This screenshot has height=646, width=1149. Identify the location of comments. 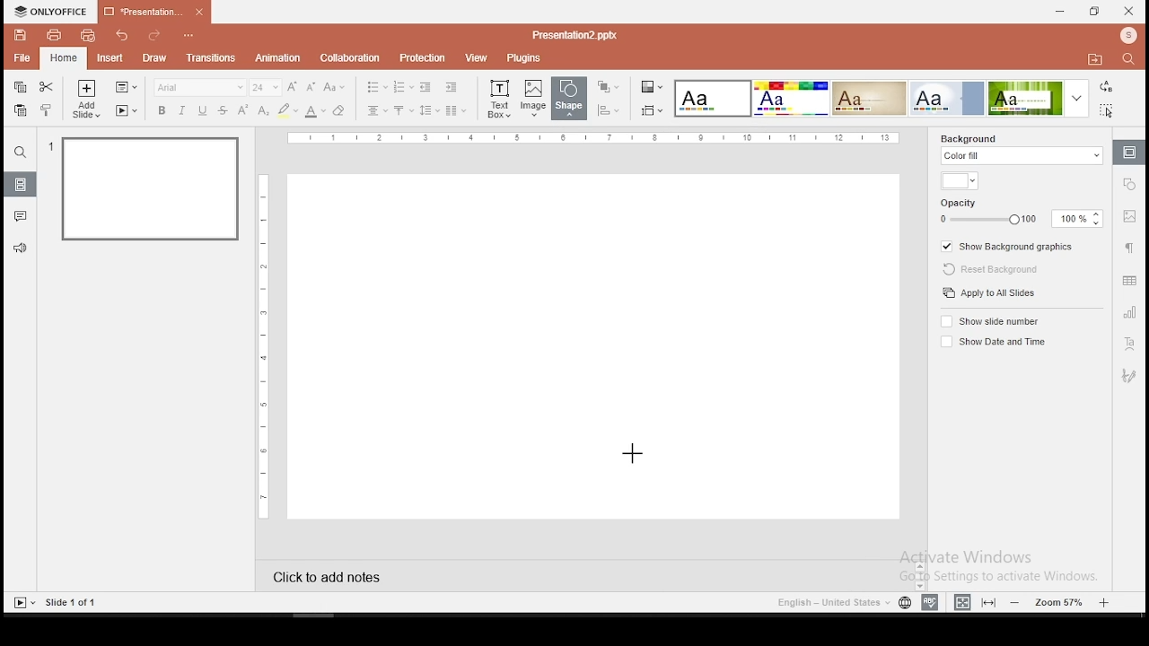
(20, 216).